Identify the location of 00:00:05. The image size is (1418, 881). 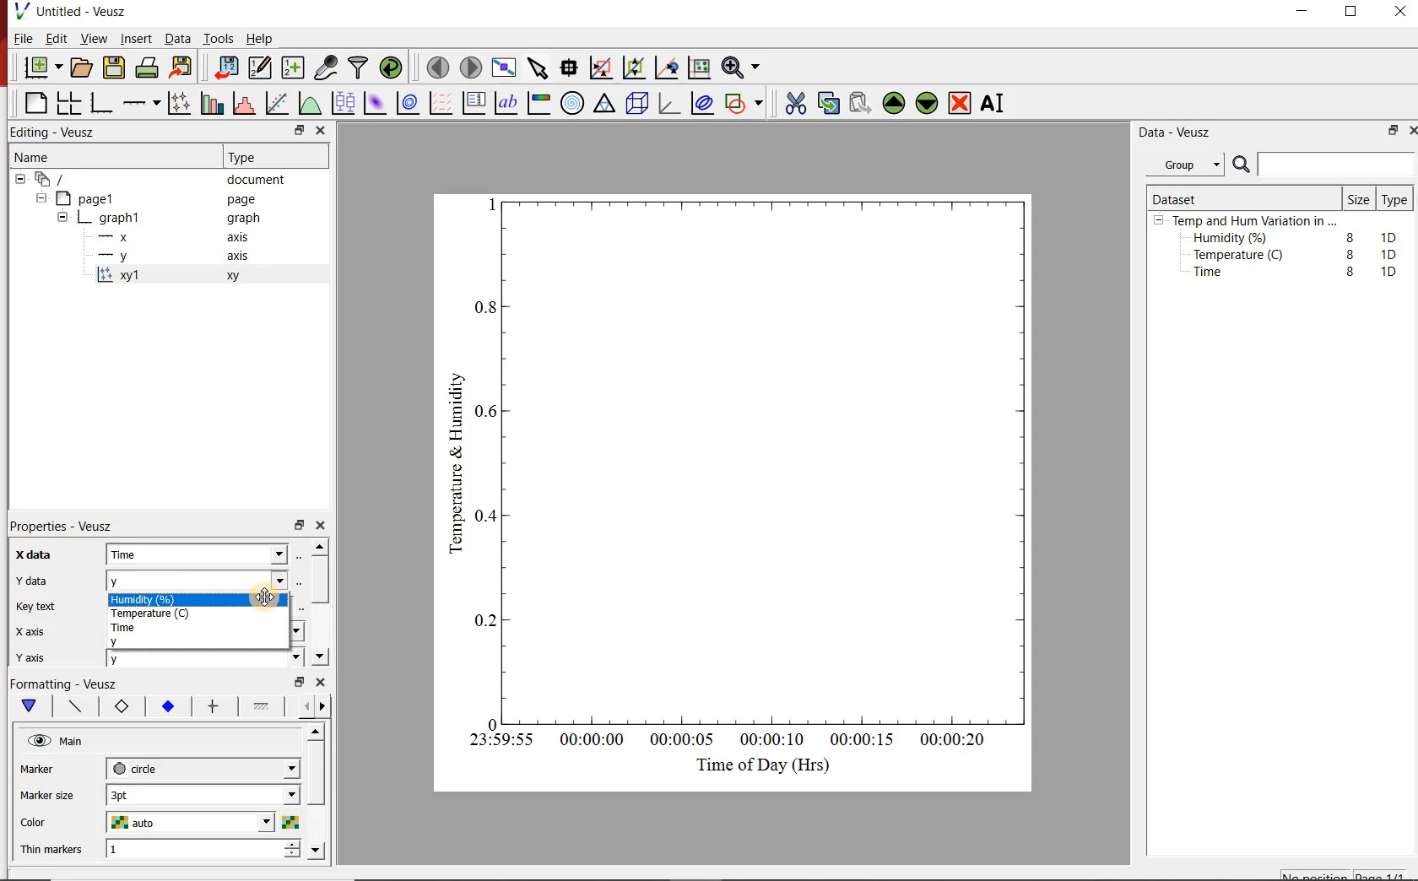
(677, 743).